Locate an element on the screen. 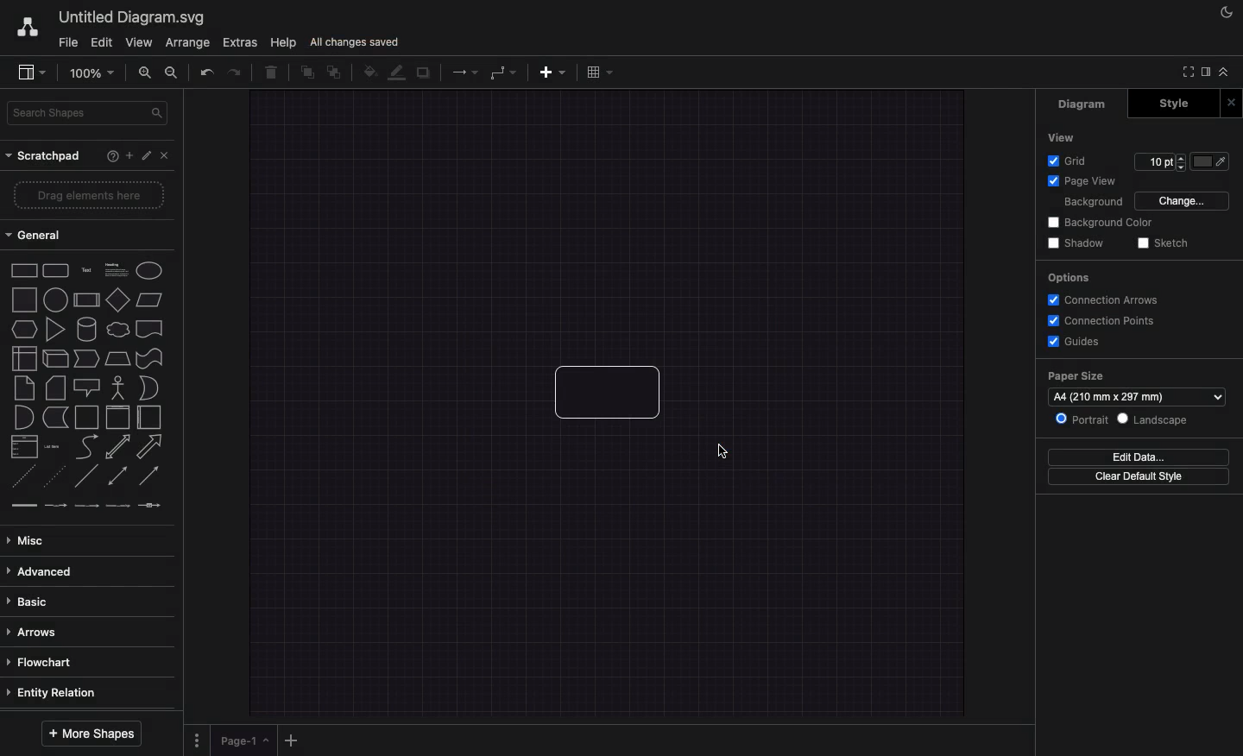 This screenshot has height=756, width=1243. File is located at coordinates (67, 43).